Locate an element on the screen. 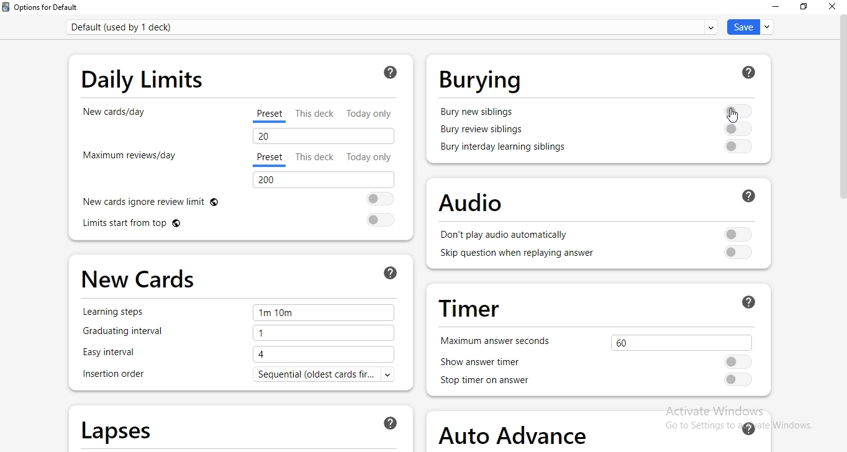 Image resolution: width=847 pixels, height=452 pixels.  is located at coordinates (738, 128).